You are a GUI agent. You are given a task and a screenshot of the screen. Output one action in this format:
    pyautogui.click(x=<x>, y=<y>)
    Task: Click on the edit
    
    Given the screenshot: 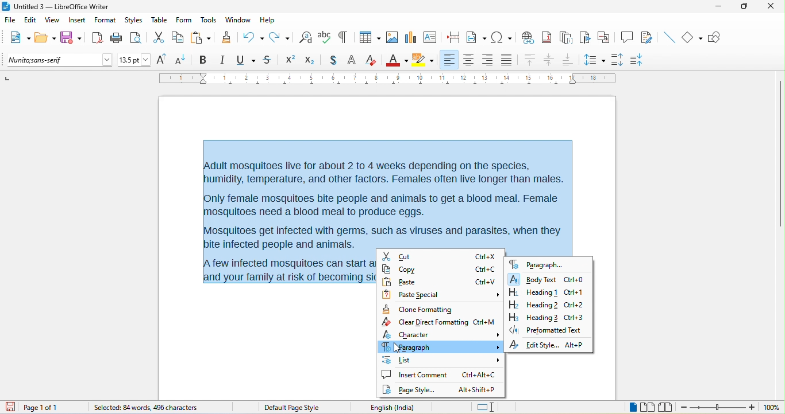 What is the action you would take?
    pyautogui.click(x=31, y=22)
    